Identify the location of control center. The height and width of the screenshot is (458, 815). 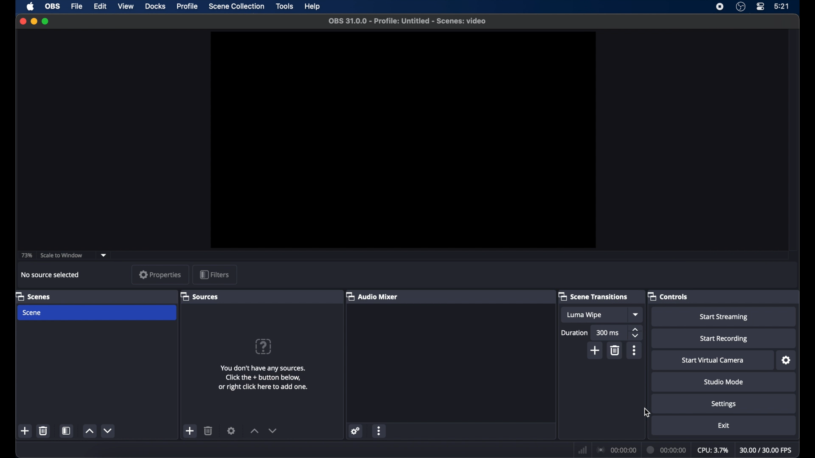
(760, 7).